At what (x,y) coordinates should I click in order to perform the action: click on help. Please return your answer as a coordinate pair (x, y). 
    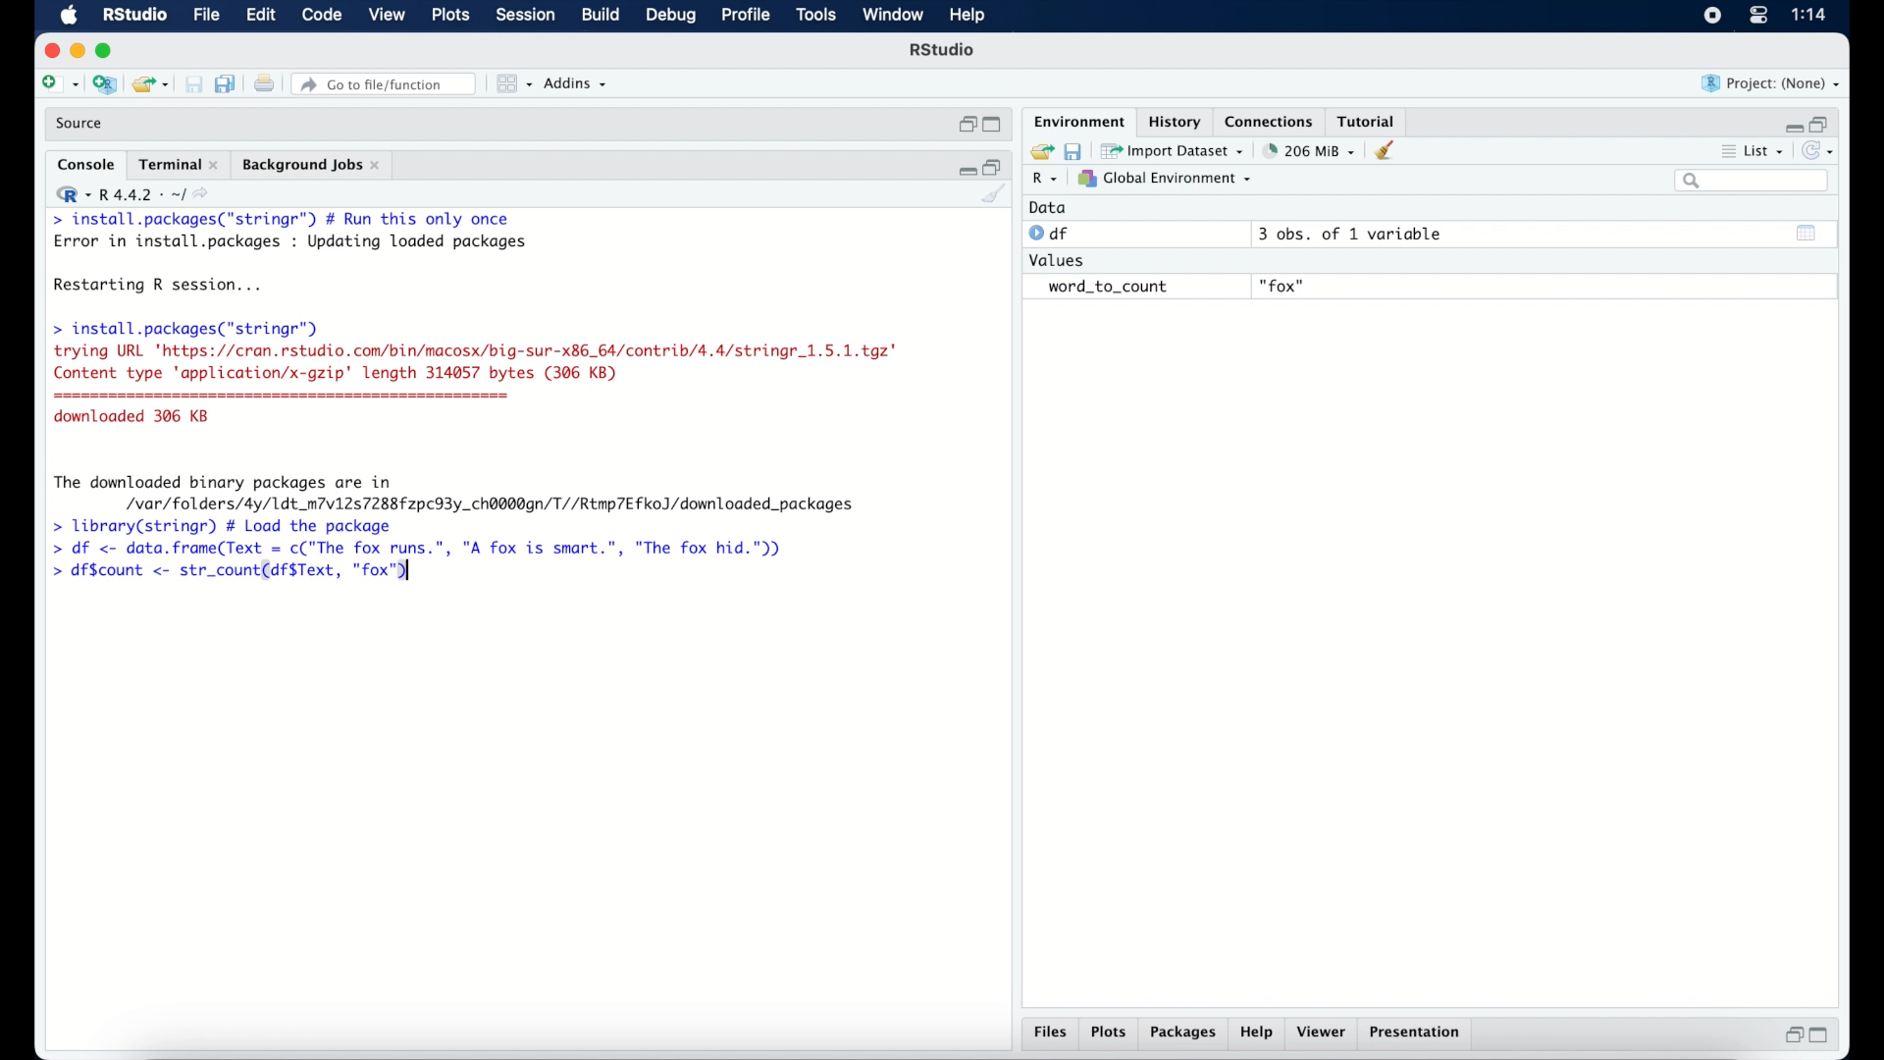
    Looking at the image, I should click on (1259, 1033).